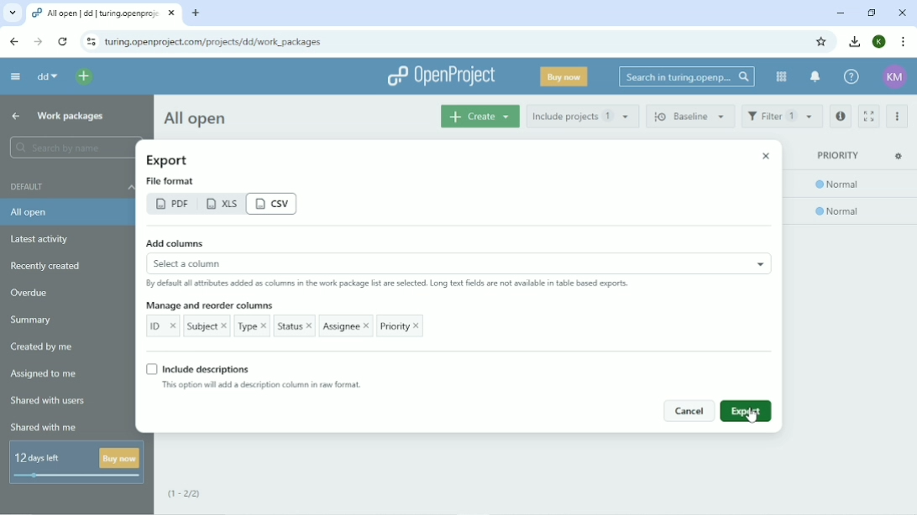 The height and width of the screenshot is (515, 917). Describe the element at coordinates (13, 14) in the screenshot. I see `Search tabs` at that location.